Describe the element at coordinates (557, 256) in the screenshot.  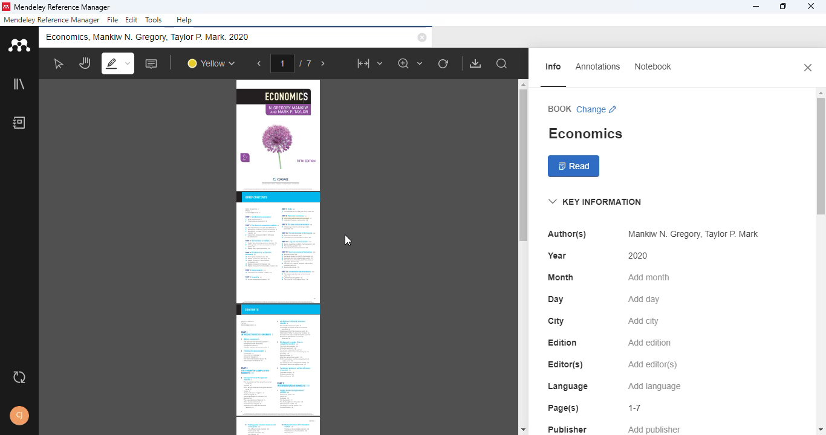
I see `year` at that location.